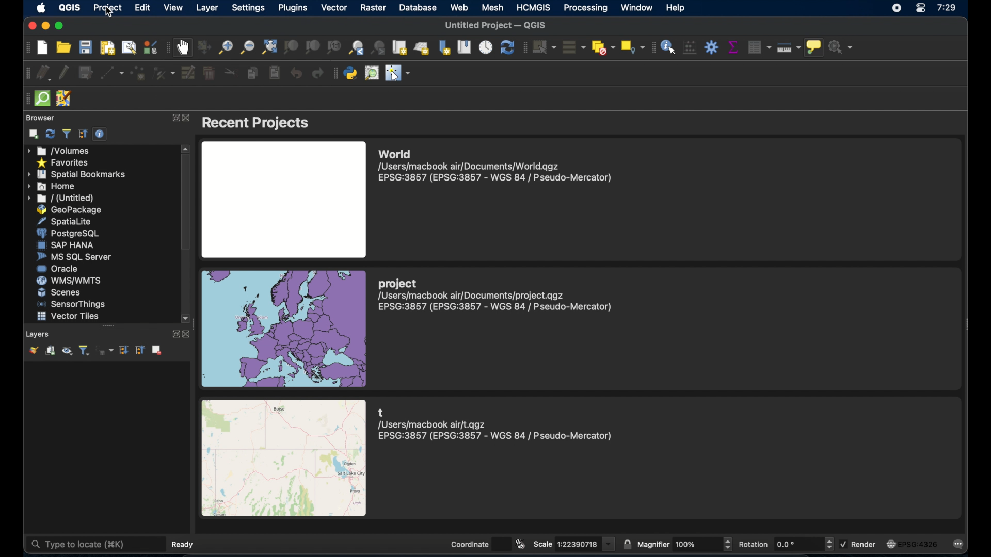  Describe the element at coordinates (374, 8) in the screenshot. I see `raster` at that location.